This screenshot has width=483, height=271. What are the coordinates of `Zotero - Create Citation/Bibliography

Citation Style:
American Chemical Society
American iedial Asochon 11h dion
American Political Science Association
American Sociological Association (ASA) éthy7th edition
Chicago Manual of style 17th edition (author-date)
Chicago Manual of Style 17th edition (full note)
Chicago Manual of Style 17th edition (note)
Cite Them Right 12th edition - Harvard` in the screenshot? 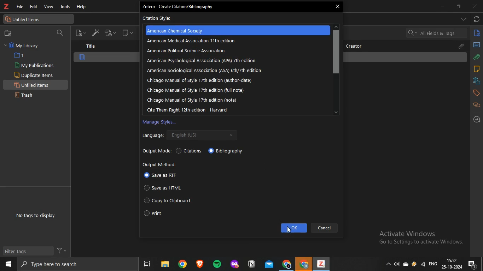 It's located at (236, 59).